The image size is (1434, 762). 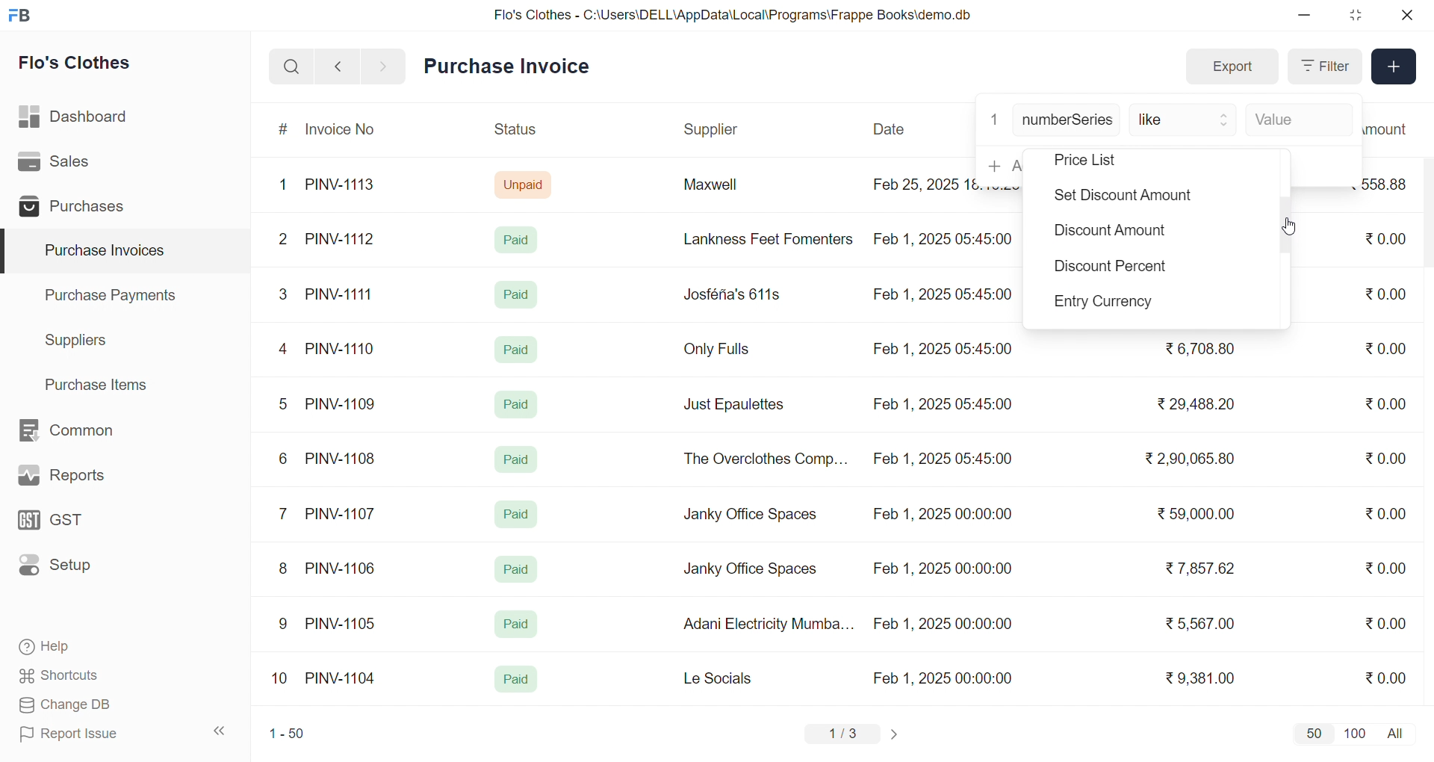 What do you see at coordinates (78, 524) in the screenshot?
I see `GST` at bounding box center [78, 524].